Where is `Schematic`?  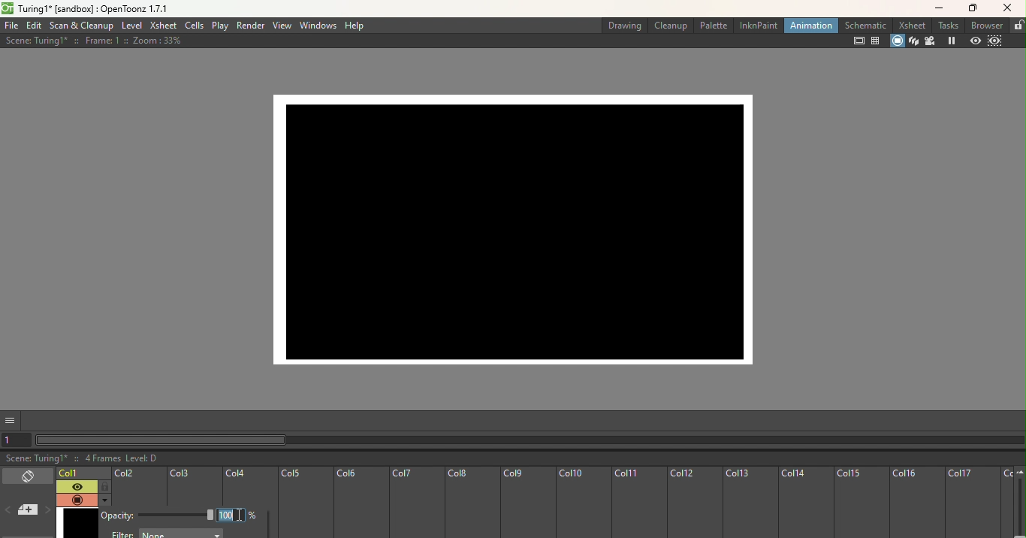 Schematic is located at coordinates (862, 25).